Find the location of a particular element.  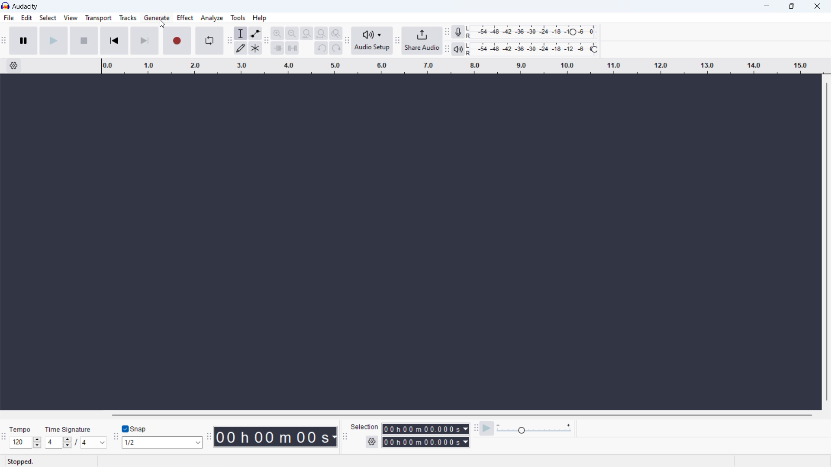

horizontal scrollbar is located at coordinates (460, 415).